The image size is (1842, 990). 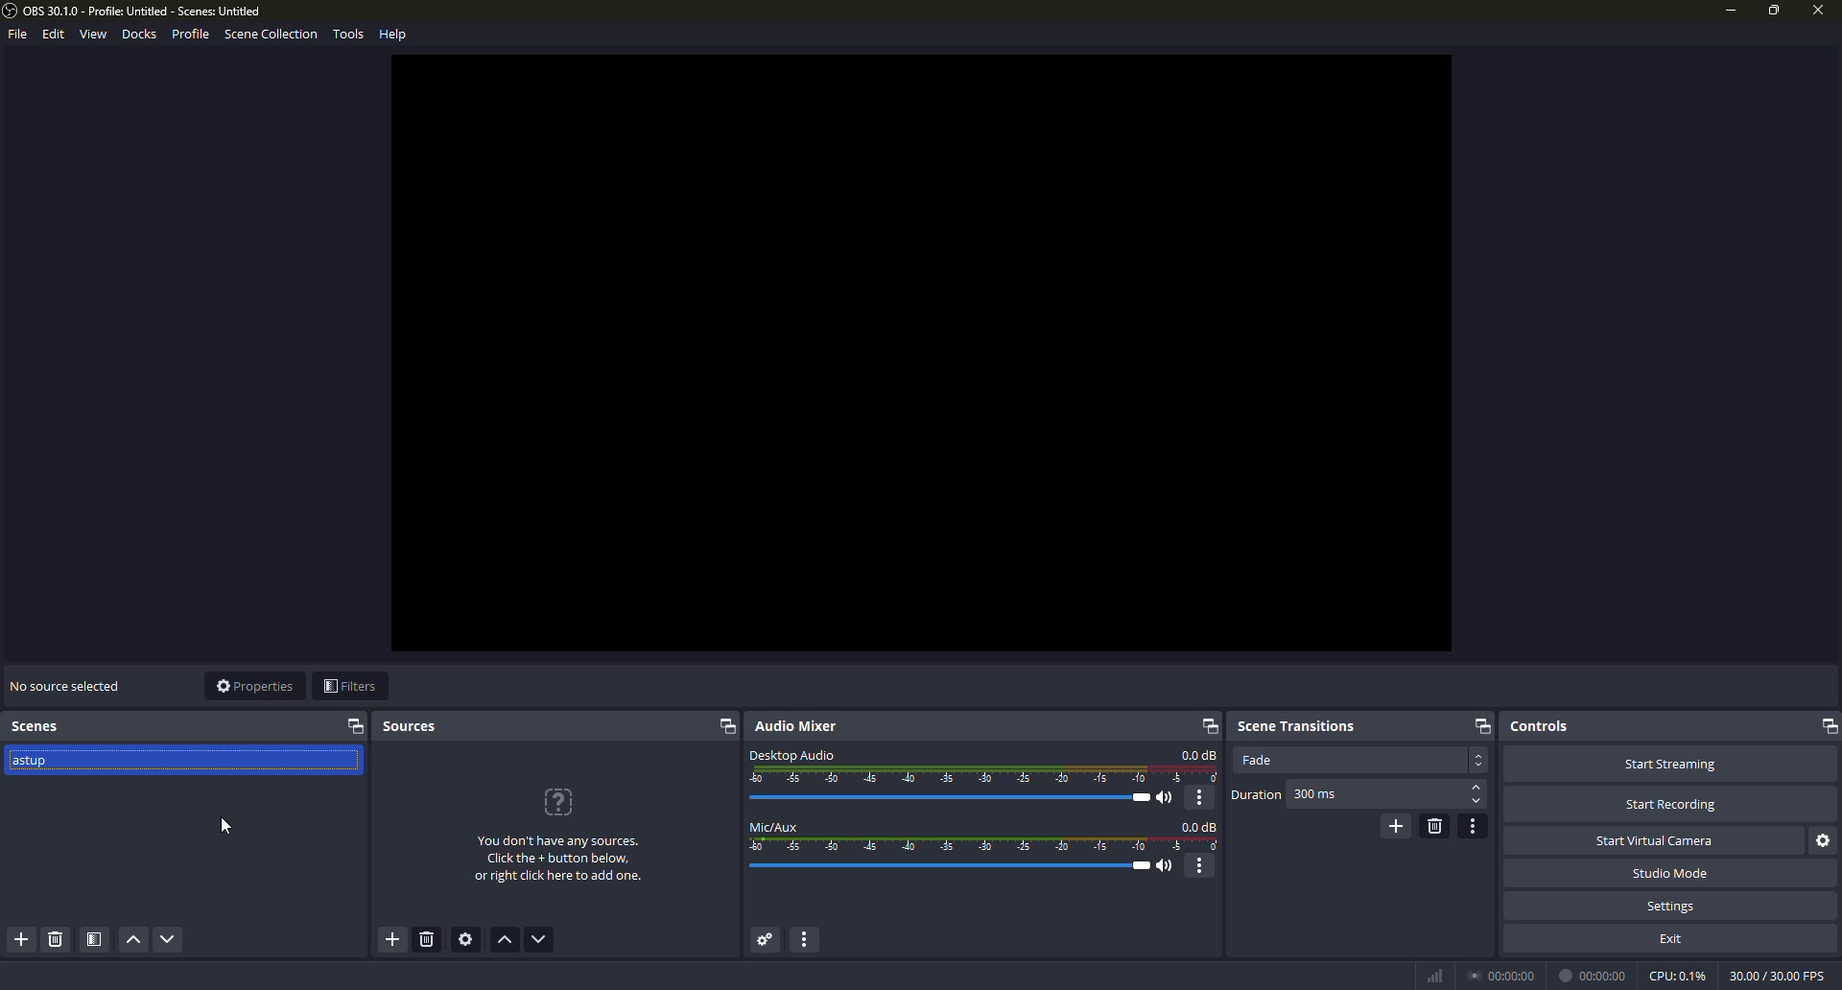 I want to click on options, so click(x=1201, y=797).